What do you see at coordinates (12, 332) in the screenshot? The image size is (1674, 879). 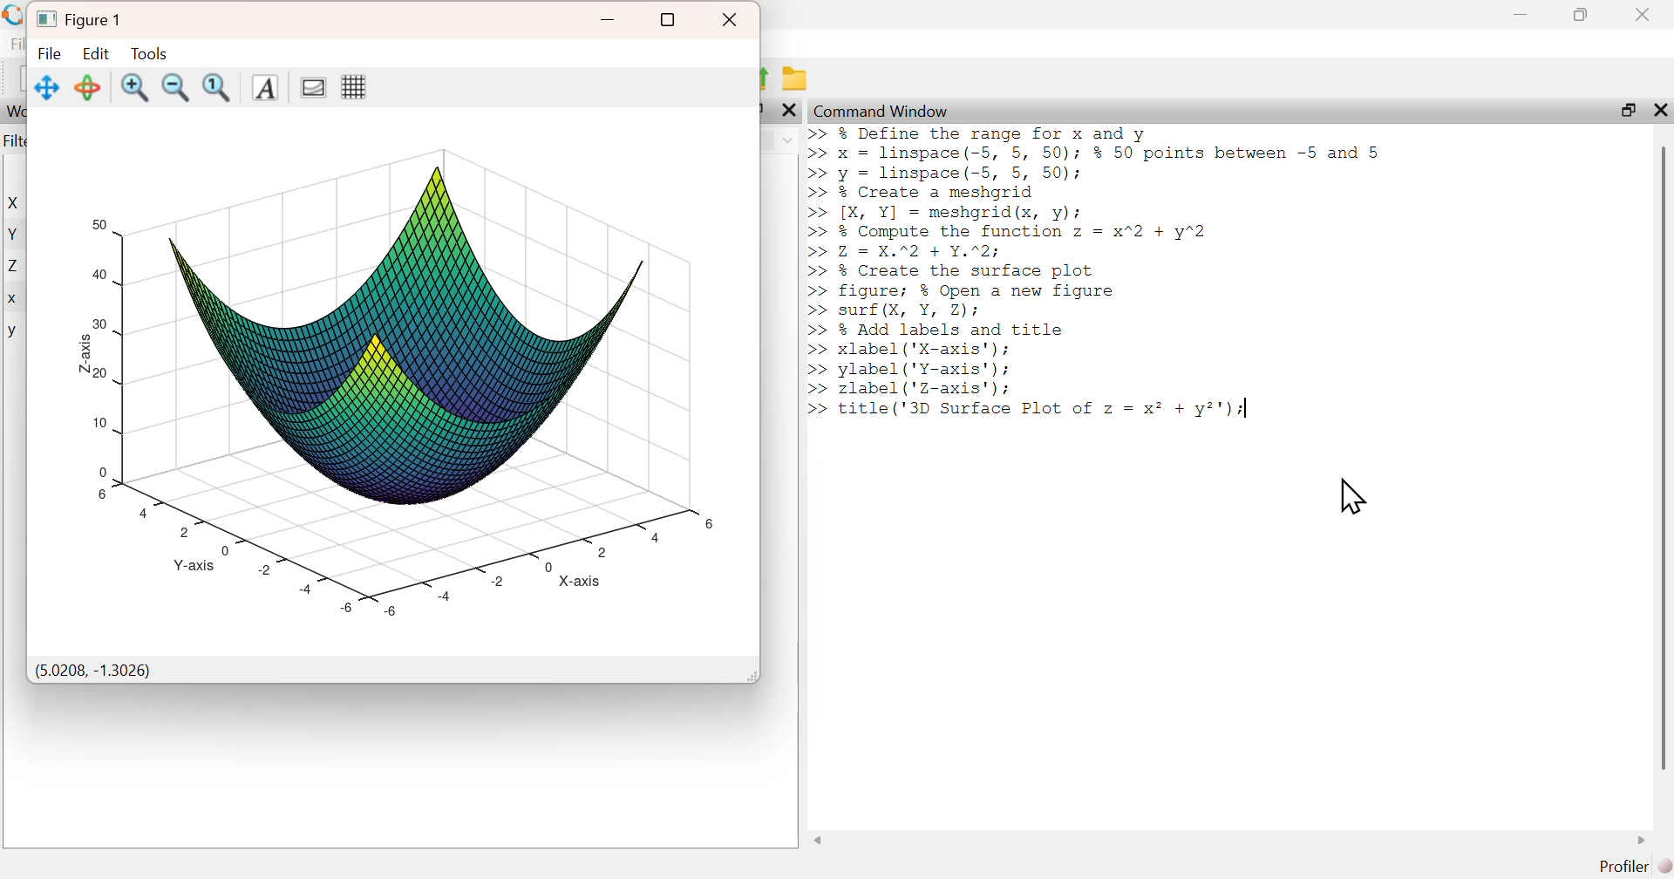 I see `y` at bounding box center [12, 332].